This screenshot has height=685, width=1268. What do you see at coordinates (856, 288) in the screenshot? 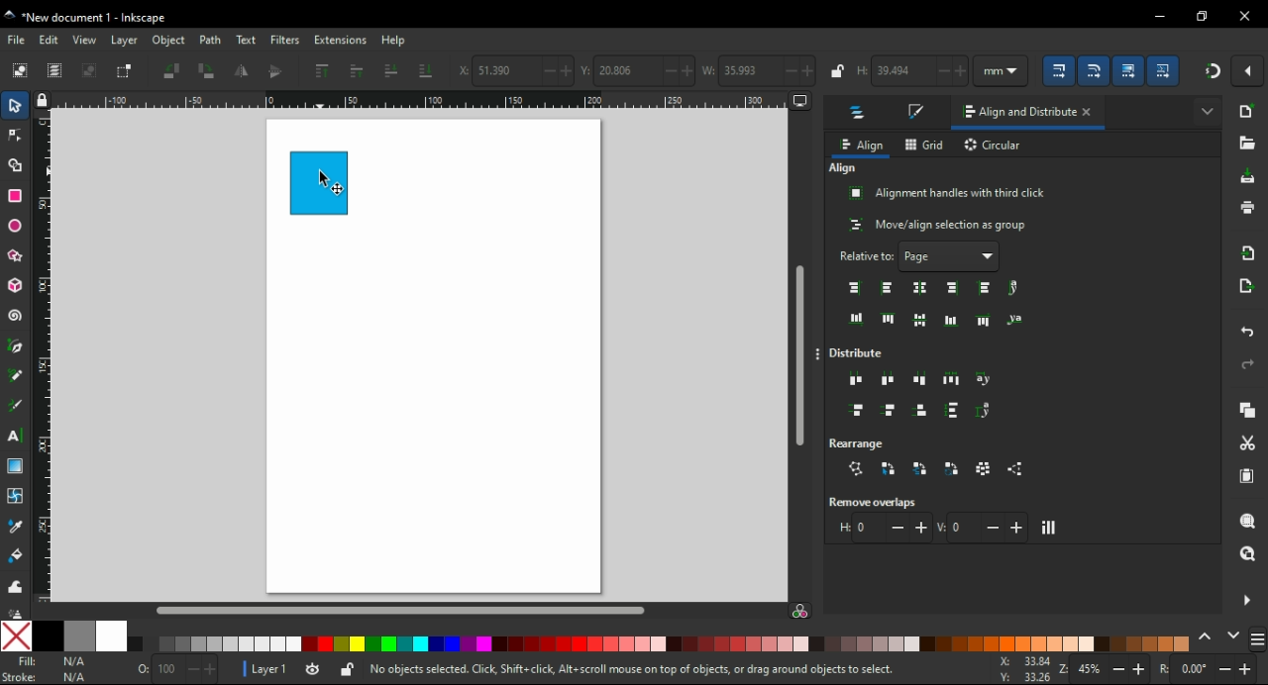
I see `align right edge of objects to left edge of anchor` at bounding box center [856, 288].